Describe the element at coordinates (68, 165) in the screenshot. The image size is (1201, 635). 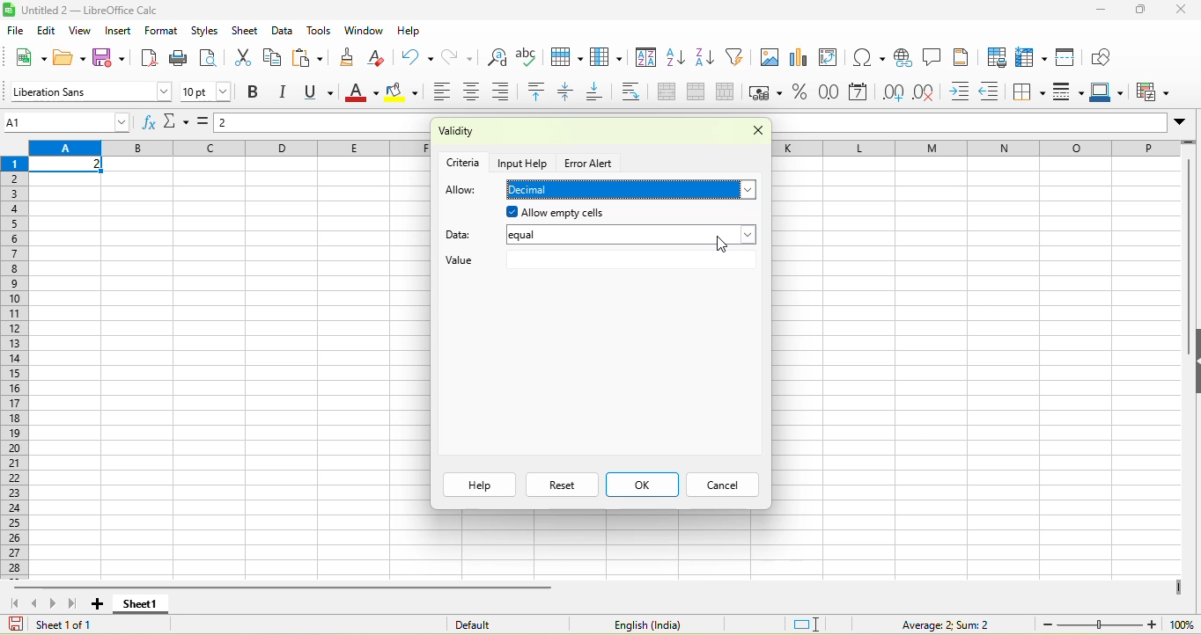
I see `selected cell` at that location.